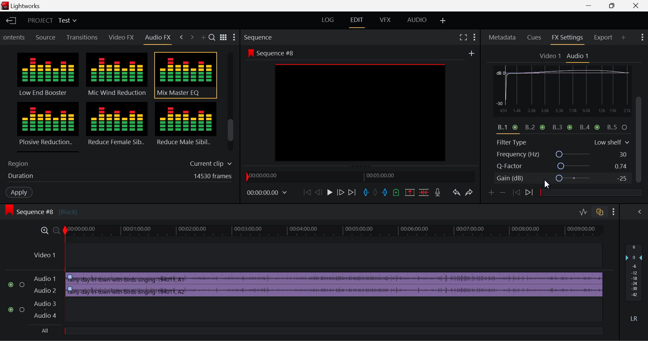  Describe the element at coordinates (224, 36) in the screenshot. I see `Toggle between title and list view` at that location.